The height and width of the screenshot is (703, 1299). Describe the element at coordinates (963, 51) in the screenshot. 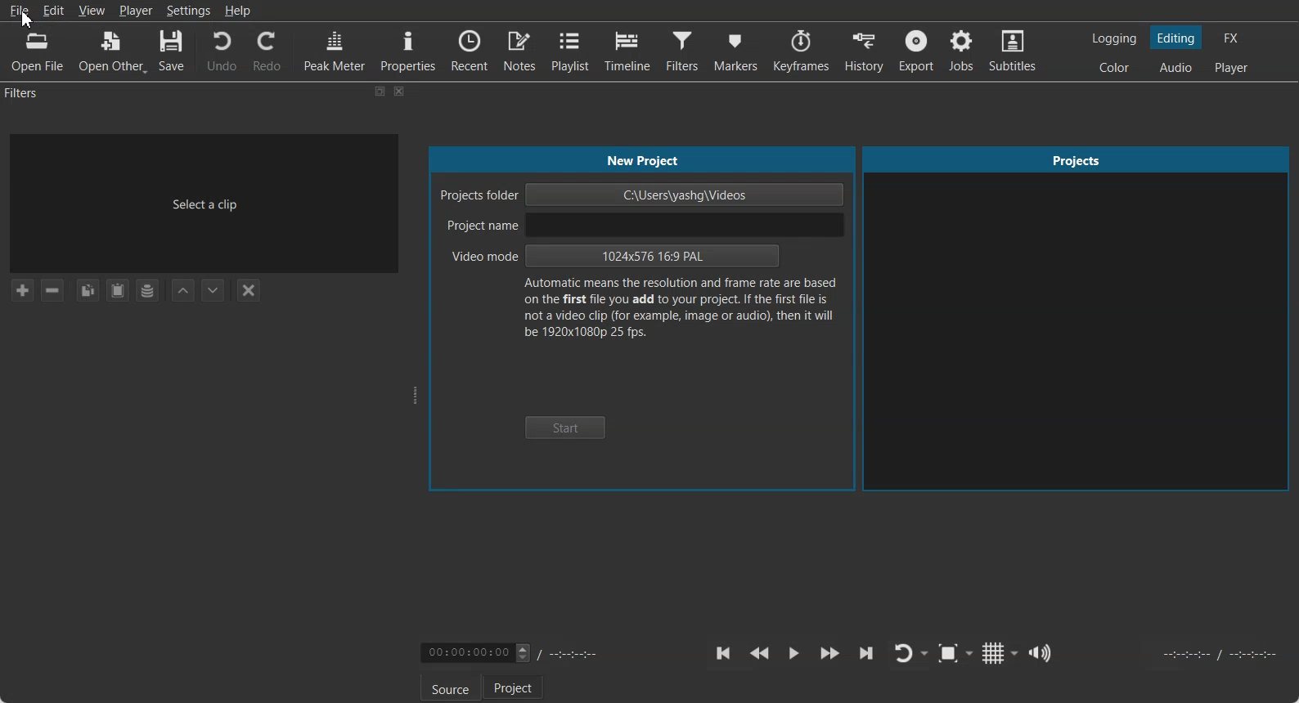

I see `Jobs` at that location.